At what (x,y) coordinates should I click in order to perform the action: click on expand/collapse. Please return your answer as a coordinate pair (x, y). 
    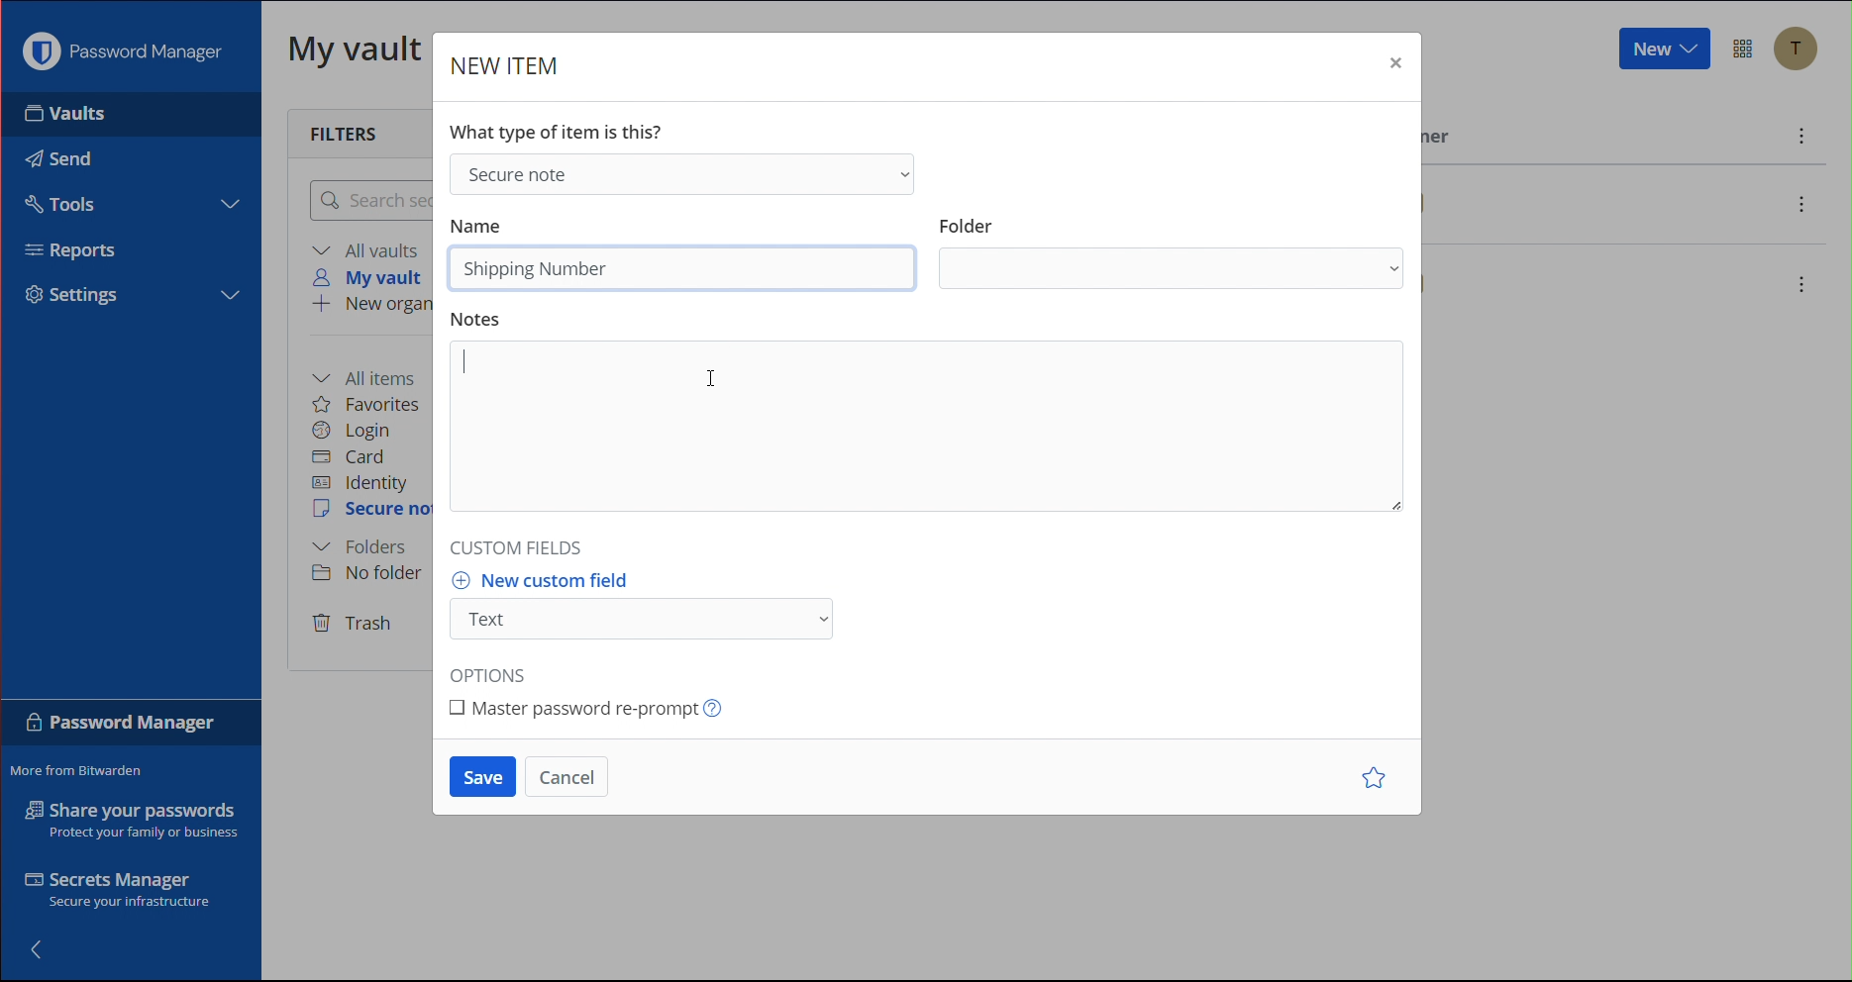
    Looking at the image, I should click on (228, 206).